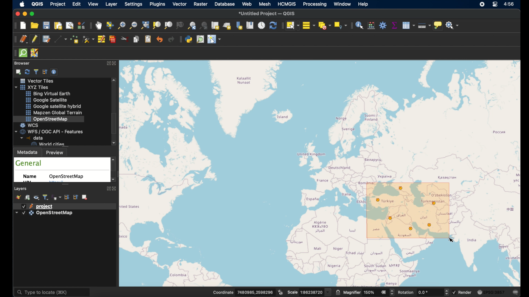 The height and width of the screenshot is (297, 529). Describe the element at coordinates (360, 25) in the screenshot. I see `identify feature` at that location.